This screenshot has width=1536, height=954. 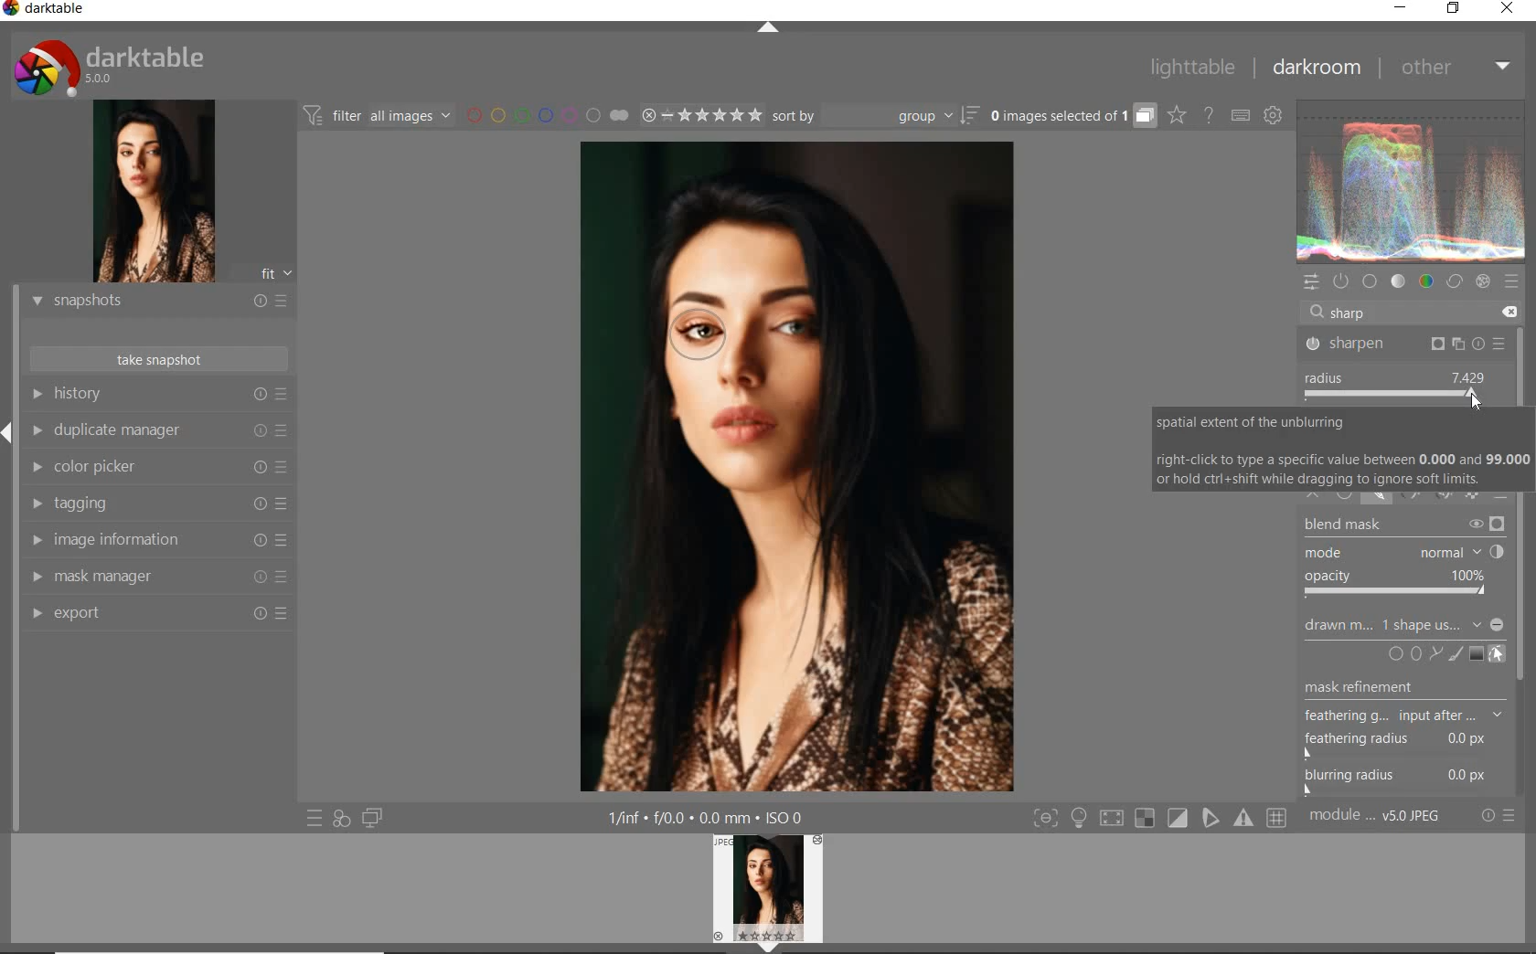 I want to click on color picker, so click(x=158, y=467).